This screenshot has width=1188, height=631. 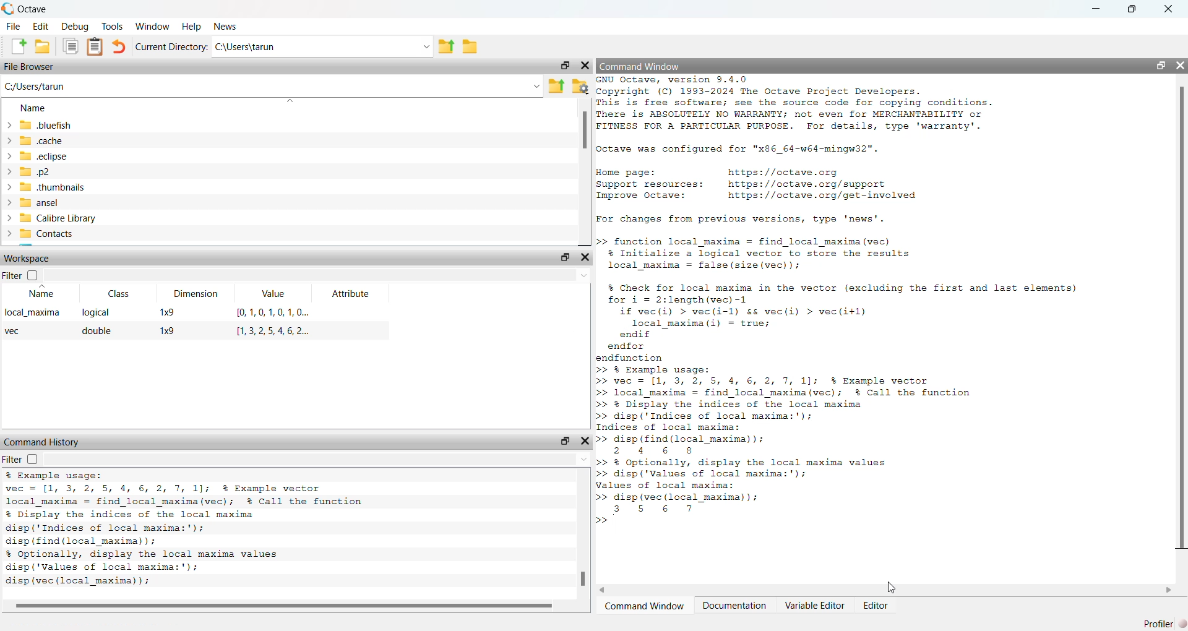 What do you see at coordinates (29, 66) in the screenshot?
I see `File Browser` at bounding box center [29, 66].